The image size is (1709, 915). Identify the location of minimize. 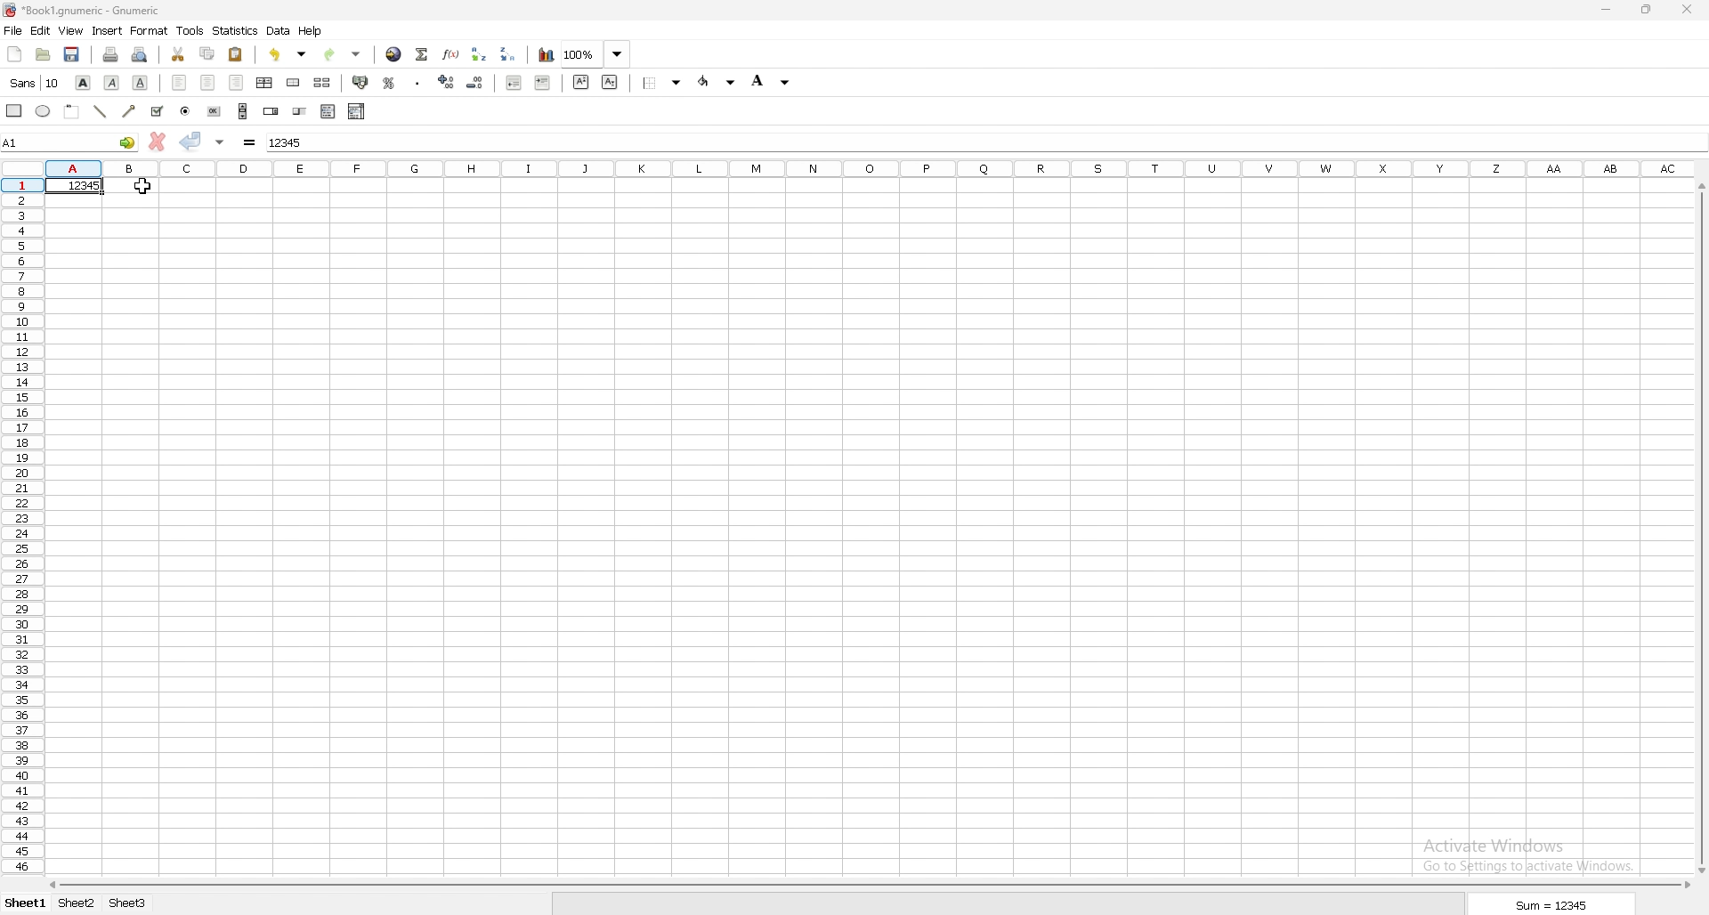
(1609, 8).